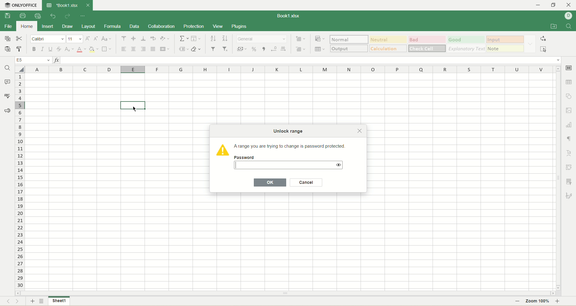  What do you see at coordinates (122, 50) in the screenshot?
I see `align left` at bounding box center [122, 50].